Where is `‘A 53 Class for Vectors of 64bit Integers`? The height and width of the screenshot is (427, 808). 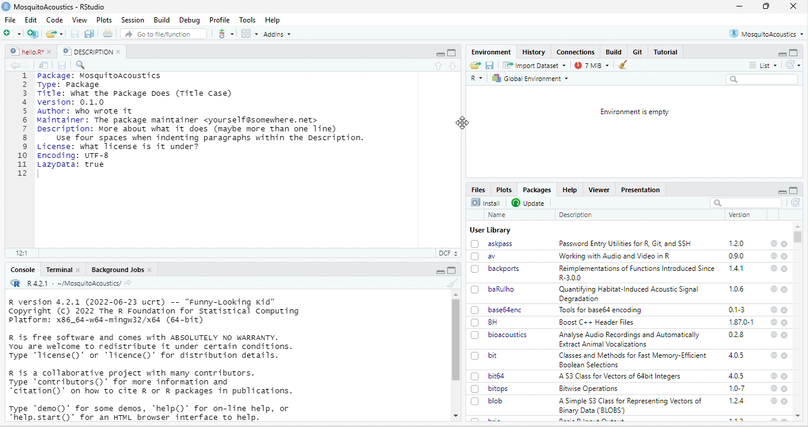 ‘A 53 Class for Vectors of 64bit Integers is located at coordinates (622, 376).